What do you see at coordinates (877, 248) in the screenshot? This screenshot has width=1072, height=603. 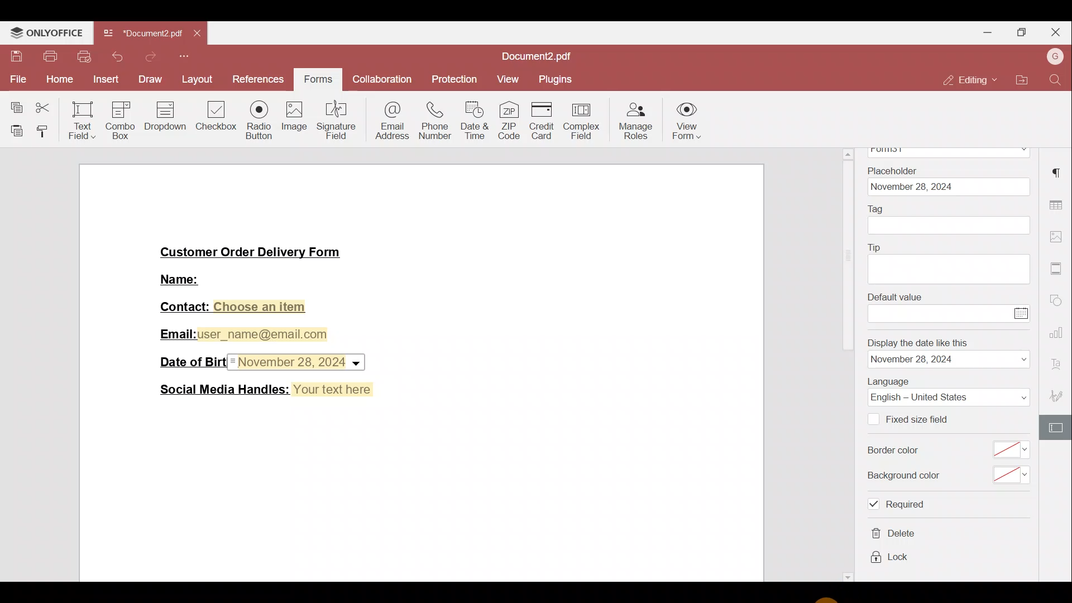 I see `Tip` at bounding box center [877, 248].